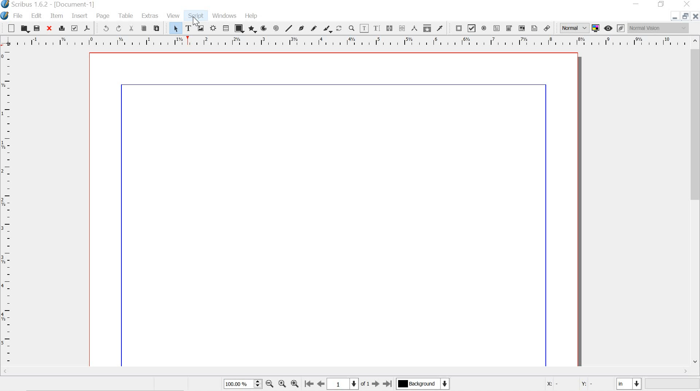 The image size is (700, 391). I want to click on edit, so click(36, 15).